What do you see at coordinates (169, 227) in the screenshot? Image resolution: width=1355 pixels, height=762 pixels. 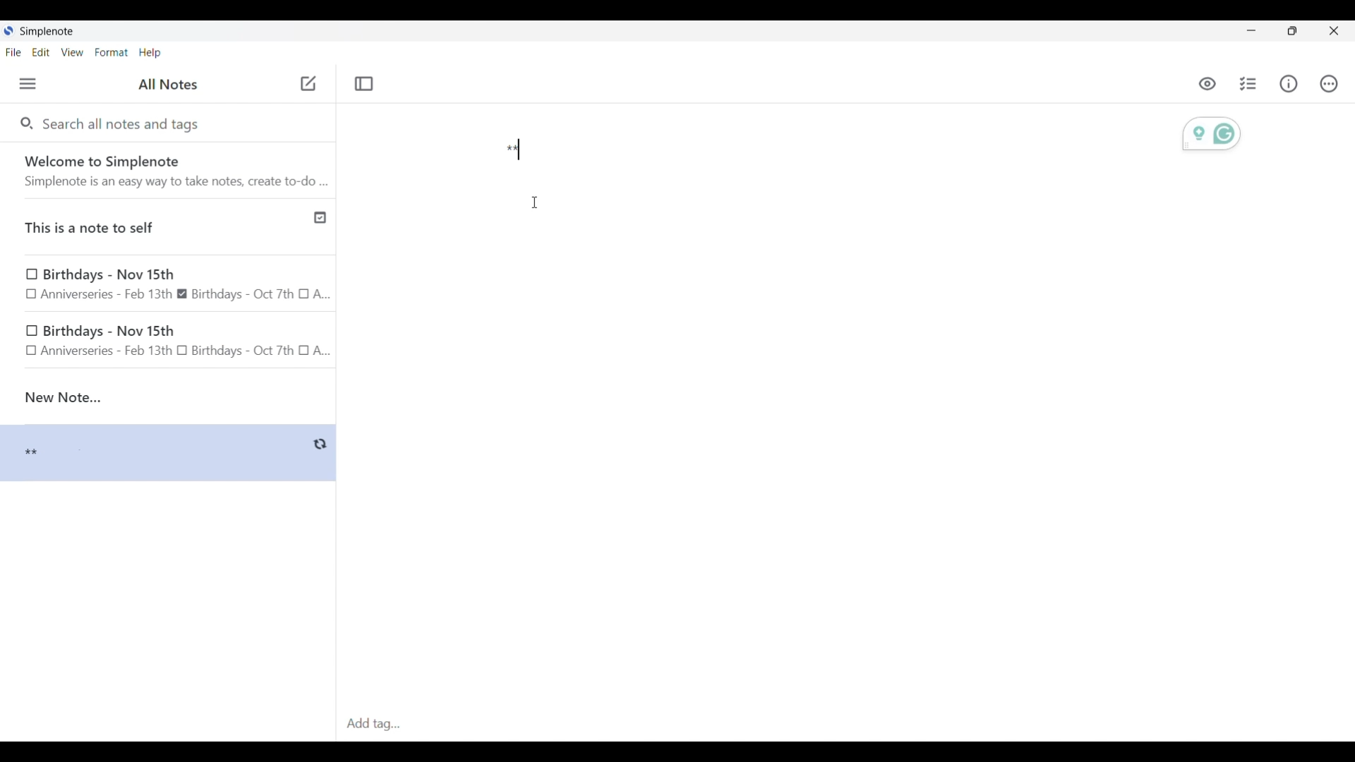 I see `Published note indicated by check icon` at bounding box center [169, 227].